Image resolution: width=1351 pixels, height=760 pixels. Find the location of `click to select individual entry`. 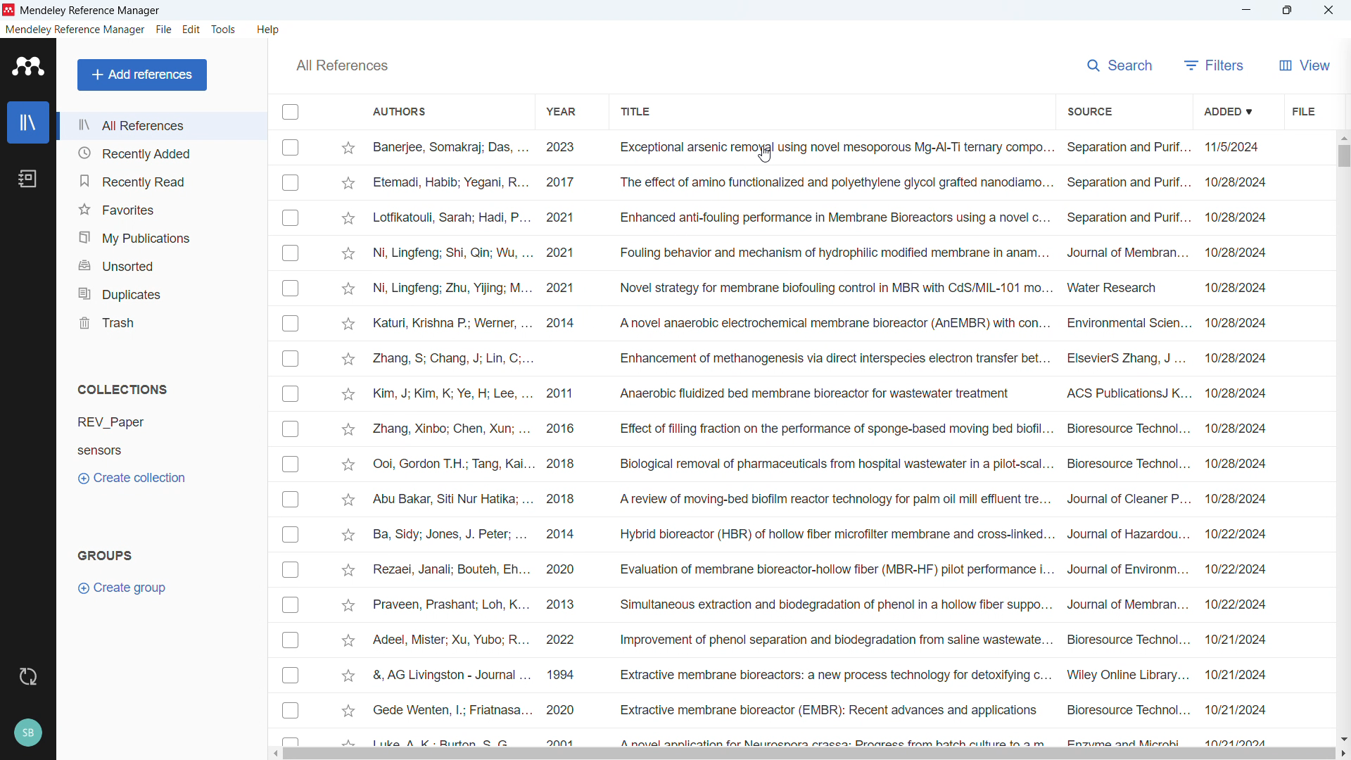

click to select individual entry is located at coordinates (293, 464).